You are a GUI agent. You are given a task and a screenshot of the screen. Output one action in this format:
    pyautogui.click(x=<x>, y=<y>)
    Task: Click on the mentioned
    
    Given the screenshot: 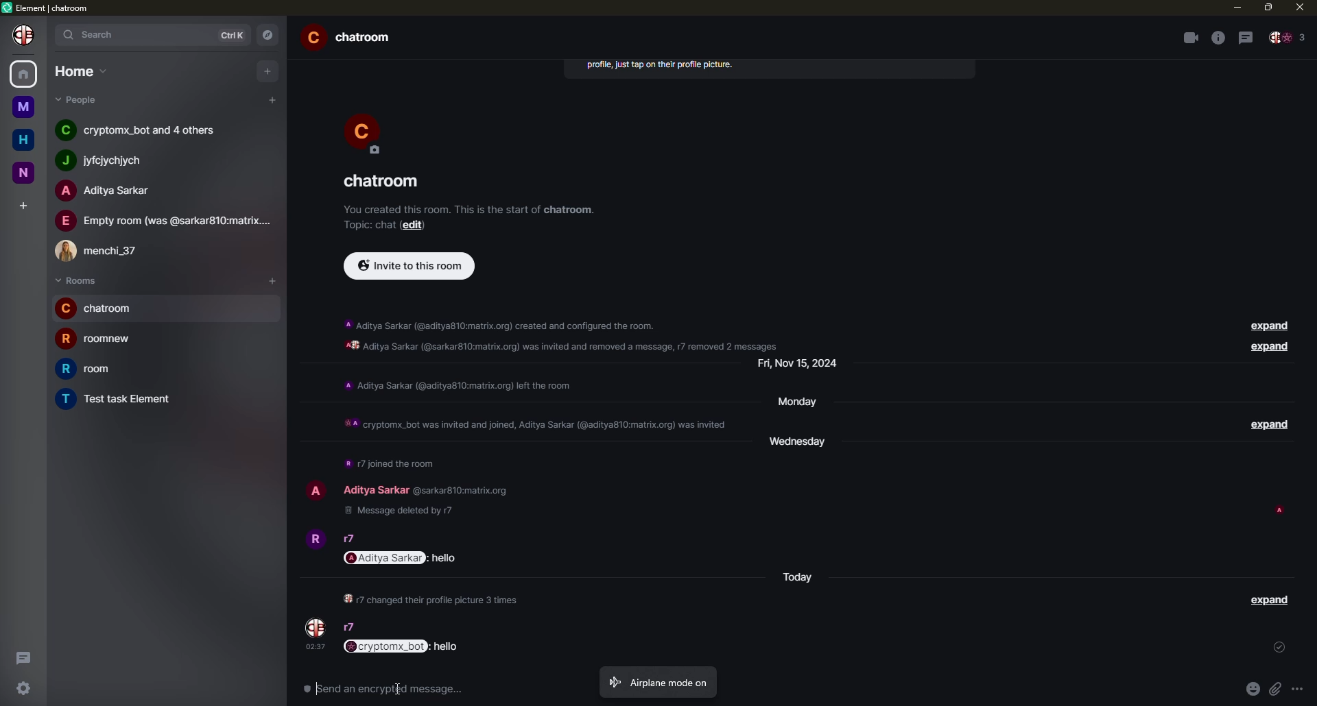 What is the action you would take?
    pyautogui.click(x=403, y=646)
    